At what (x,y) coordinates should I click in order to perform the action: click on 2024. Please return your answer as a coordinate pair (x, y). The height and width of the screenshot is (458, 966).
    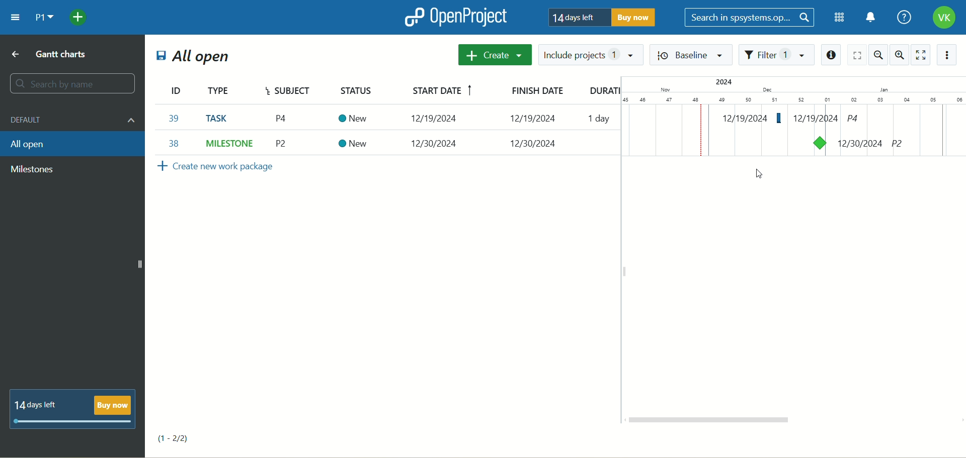
    Looking at the image, I should click on (730, 83).